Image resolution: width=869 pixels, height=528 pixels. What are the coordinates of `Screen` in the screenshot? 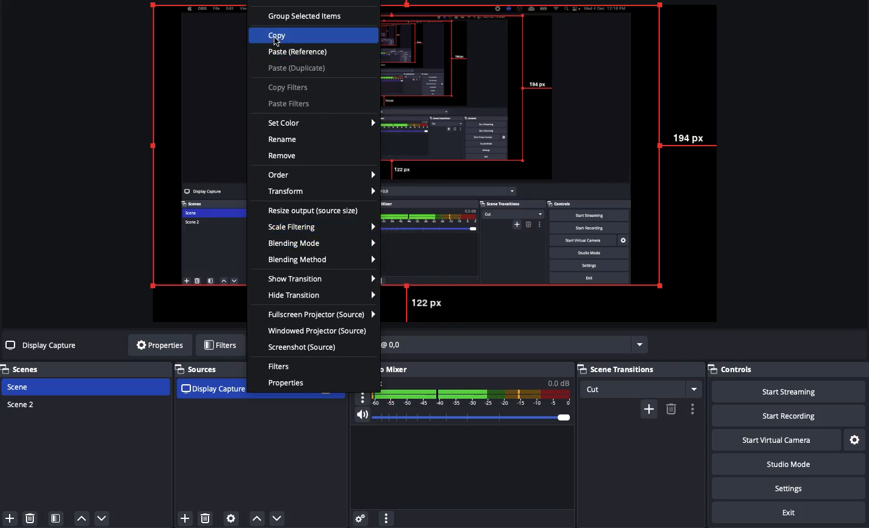 It's located at (554, 163).